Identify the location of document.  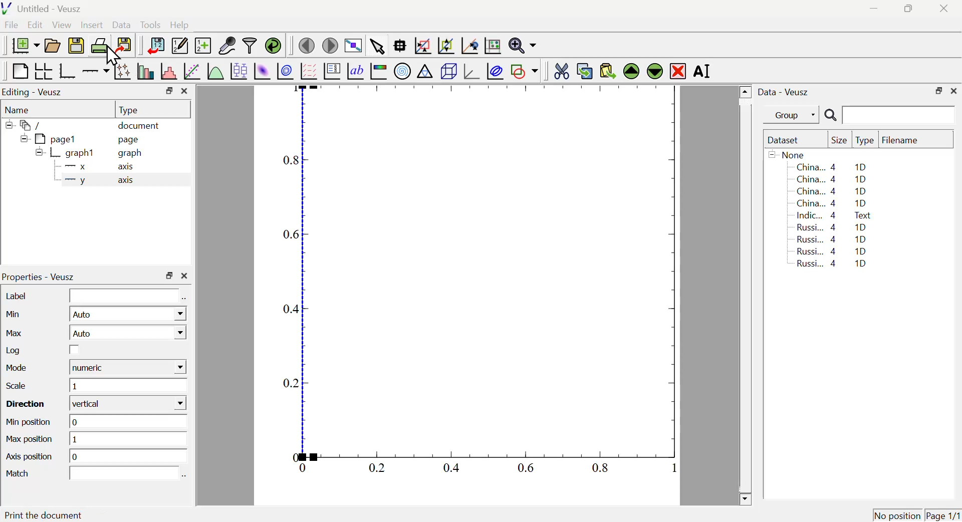
(139, 127).